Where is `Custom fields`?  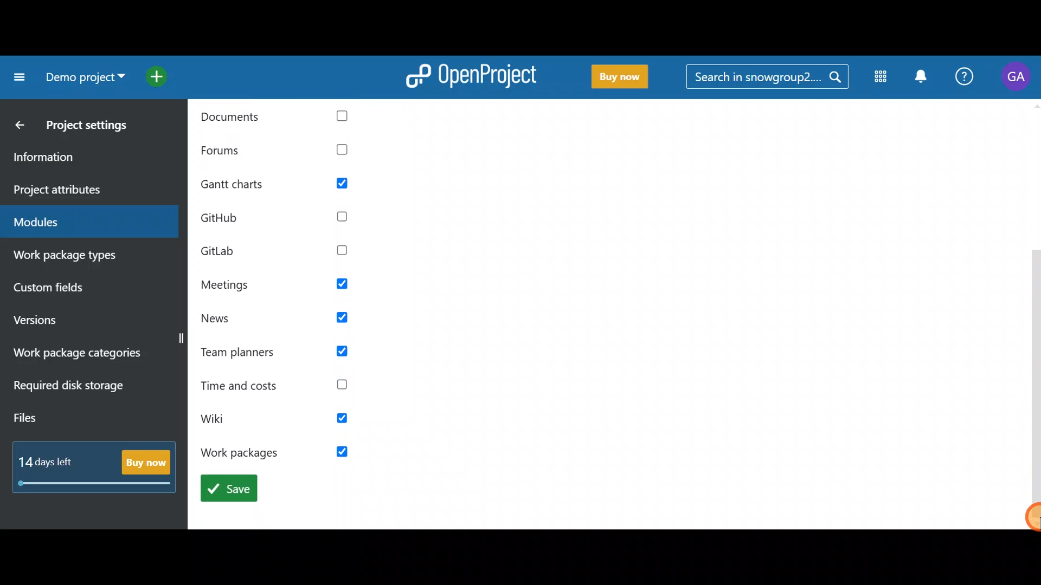
Custom fields is located at coordinates (73, 291).